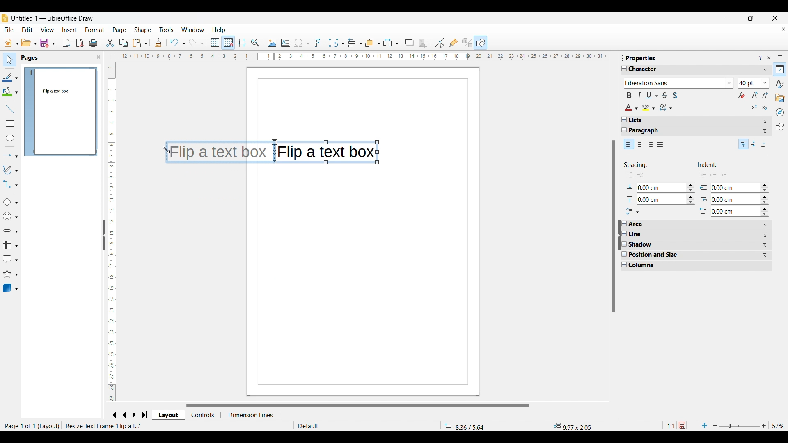  What do you see at coordinates (52, 18) in the screenshot?
I see `Untitled 1 - Libreoffice draw` at bounding box center [52, 18].